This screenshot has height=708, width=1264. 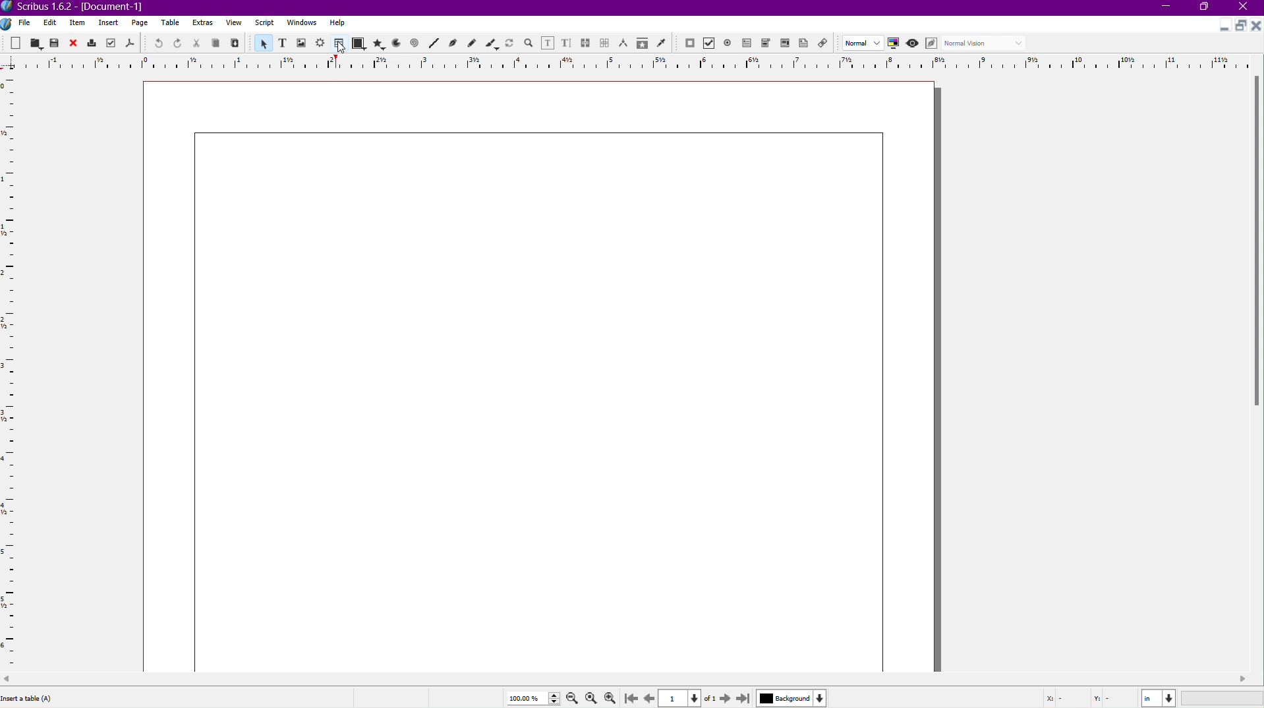 I want to click on PDF Check Box, so click(x=711, y=44).